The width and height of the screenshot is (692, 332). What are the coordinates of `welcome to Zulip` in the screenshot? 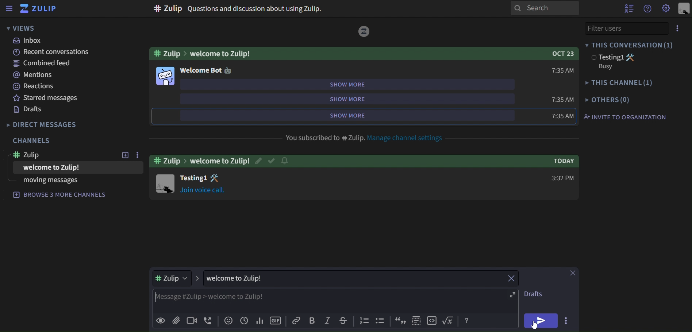 It's located at (239, 278).